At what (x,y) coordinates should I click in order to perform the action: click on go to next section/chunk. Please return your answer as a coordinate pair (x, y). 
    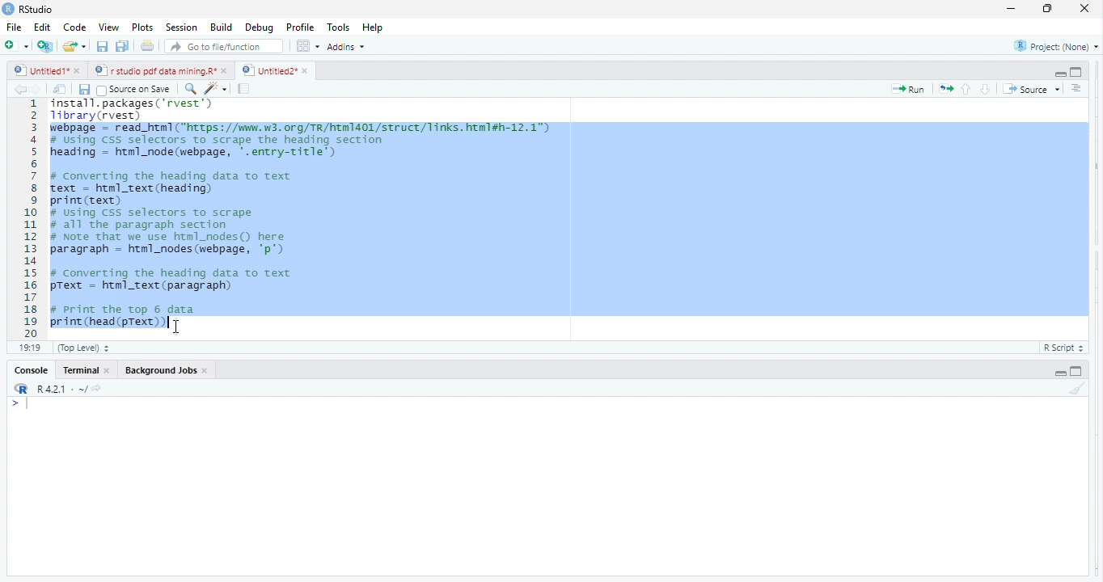
    Looking at the image, I should click on (987, 89).